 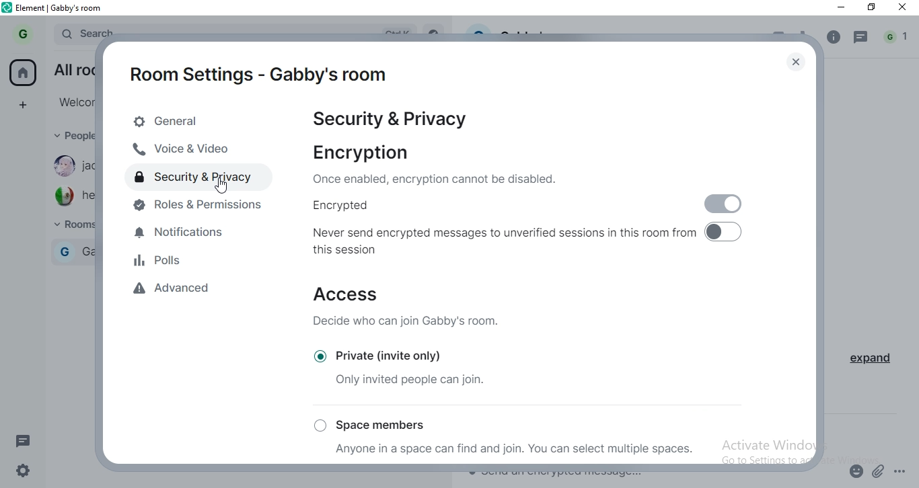 What do you see at coordinates (902, 469) in the screenshot?
I see `options` at bounding box center [902, 469].